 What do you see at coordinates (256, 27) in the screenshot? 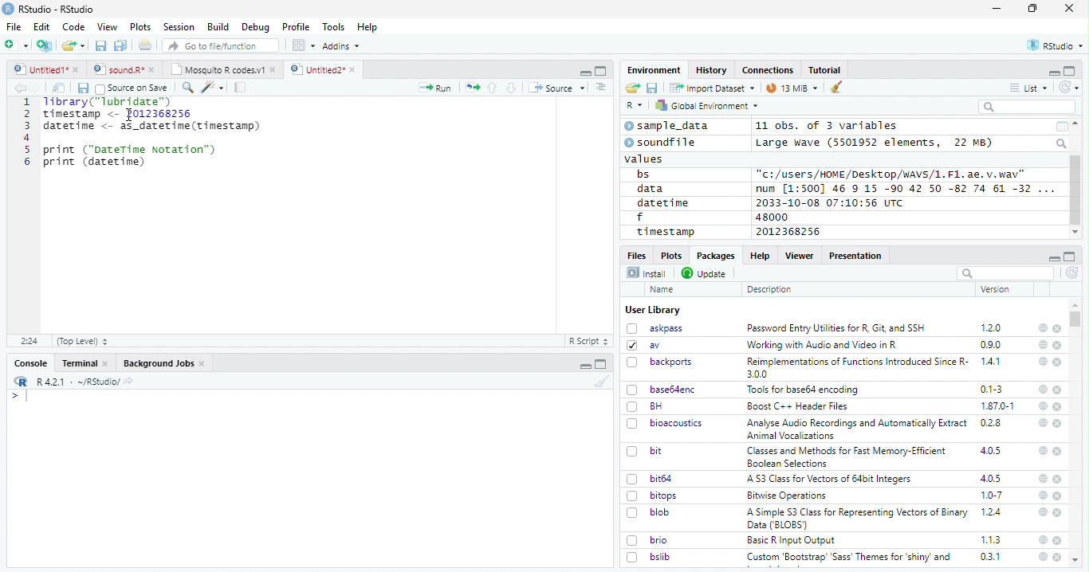
I see `Debug` at bounding box center [256, 27].